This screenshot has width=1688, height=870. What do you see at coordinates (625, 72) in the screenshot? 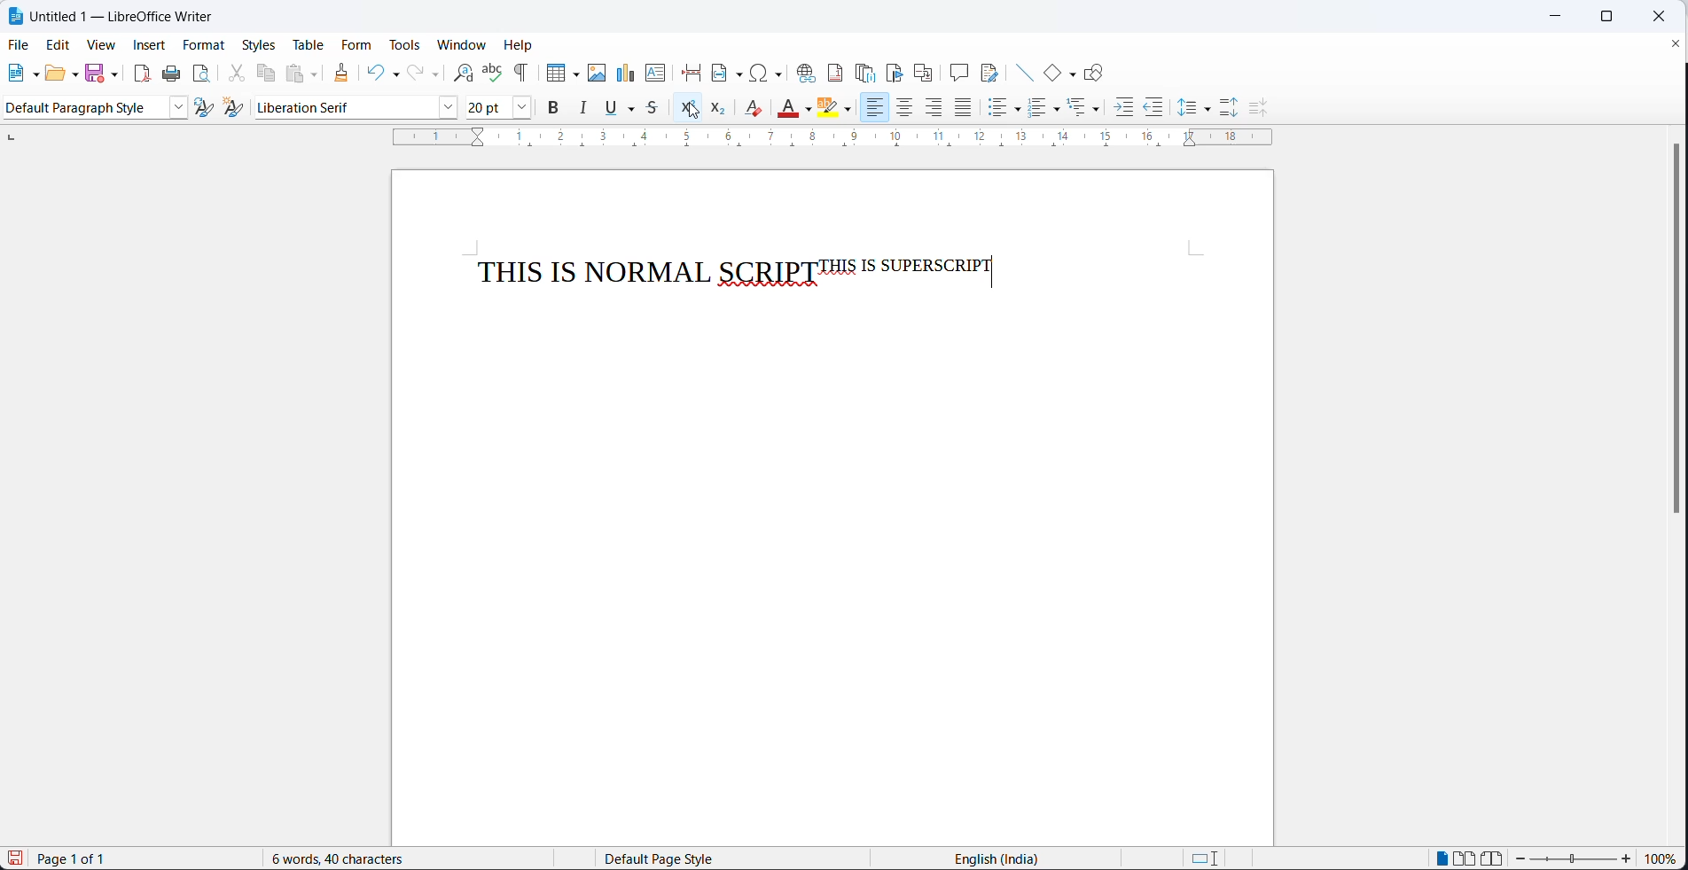
I see `insert chart` at bounding box center [625, 72].